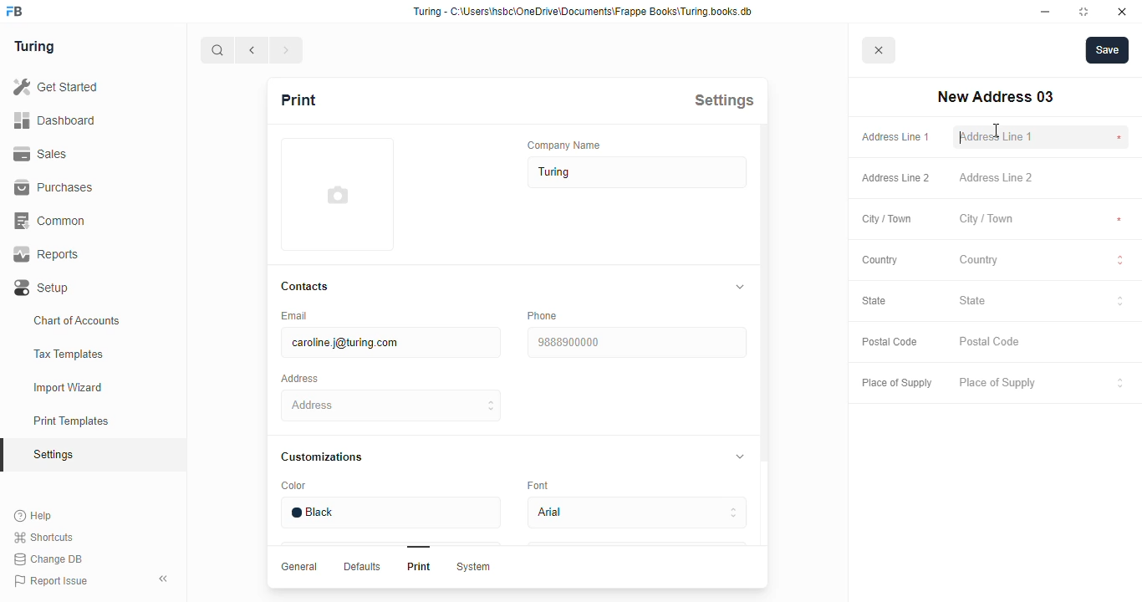  What do you see at coordinates (724, 99) in the screenshot?
I see `settings` at bounding box center [724, 99].